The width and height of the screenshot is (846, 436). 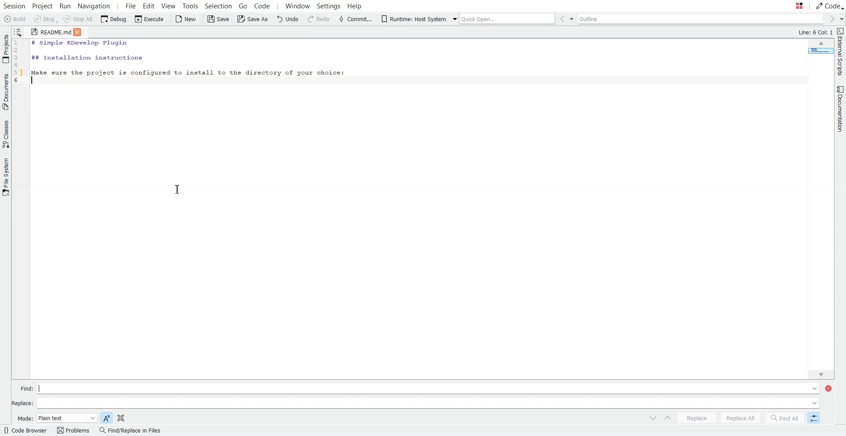 What do you see at coordinates (501, 18) in the screenshot?
I see `Quick Open` at bounding box center [501, 18].